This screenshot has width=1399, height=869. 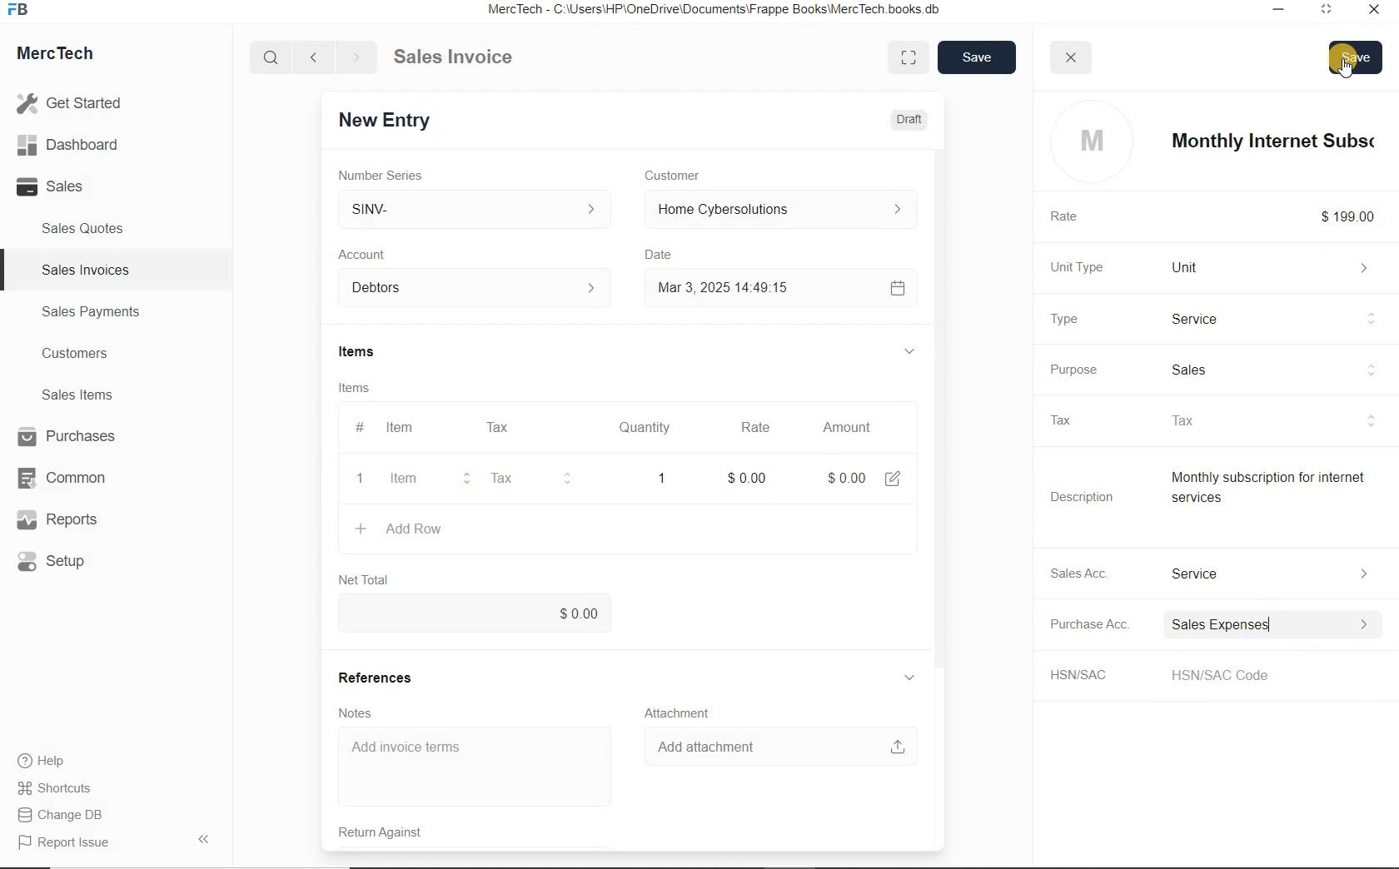 What do you see at coordinates (1266, 573) in the screenshot?
I see `Income` at bounding box center [1266, 573].